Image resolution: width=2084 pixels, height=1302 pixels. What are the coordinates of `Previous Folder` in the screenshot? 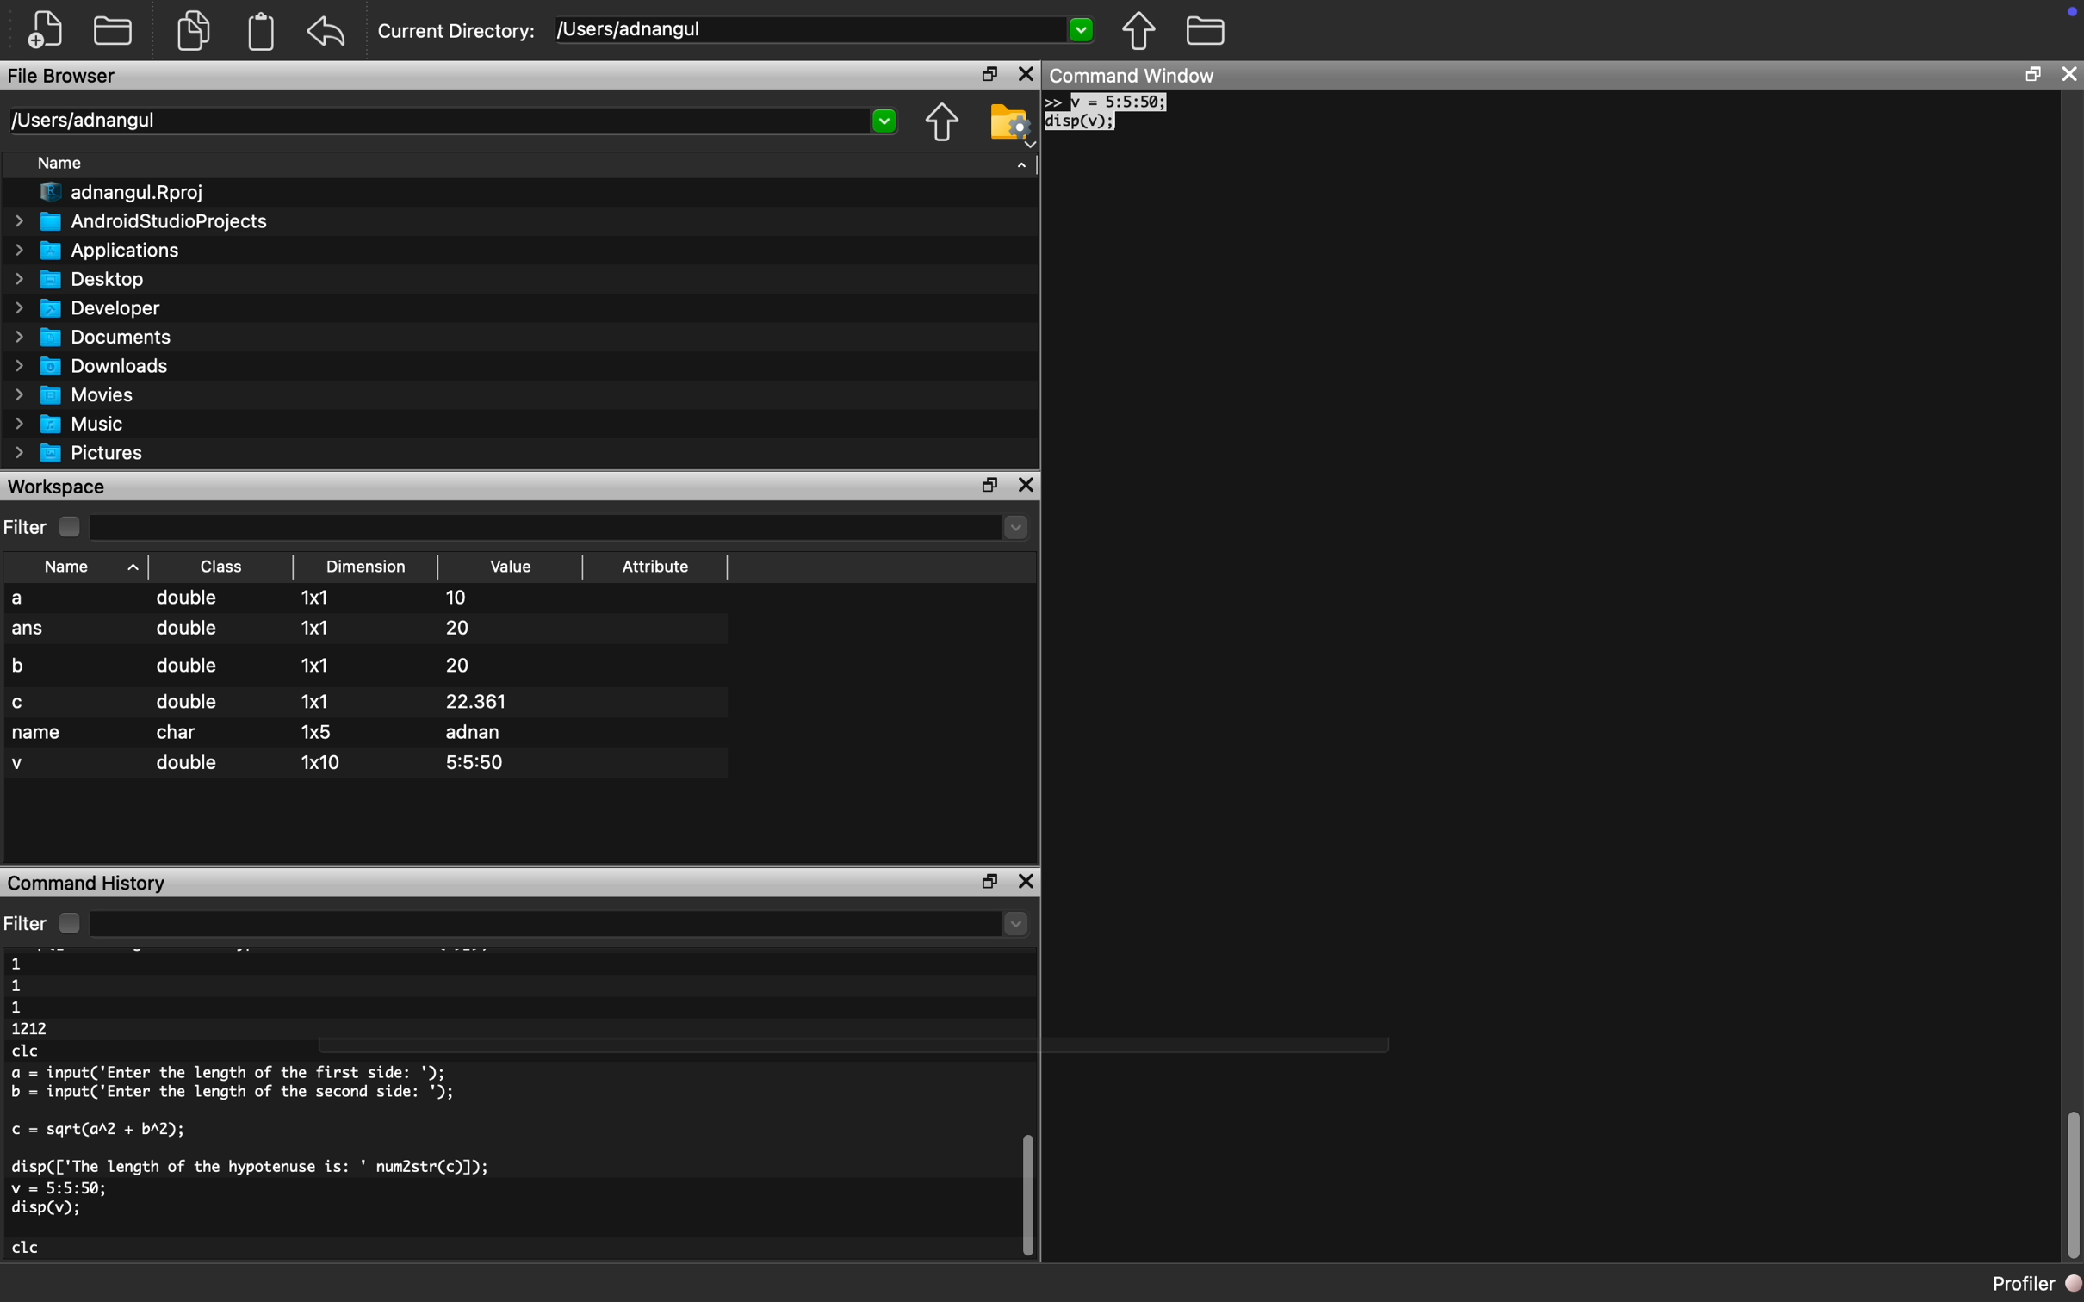 It's located at (940, 122).